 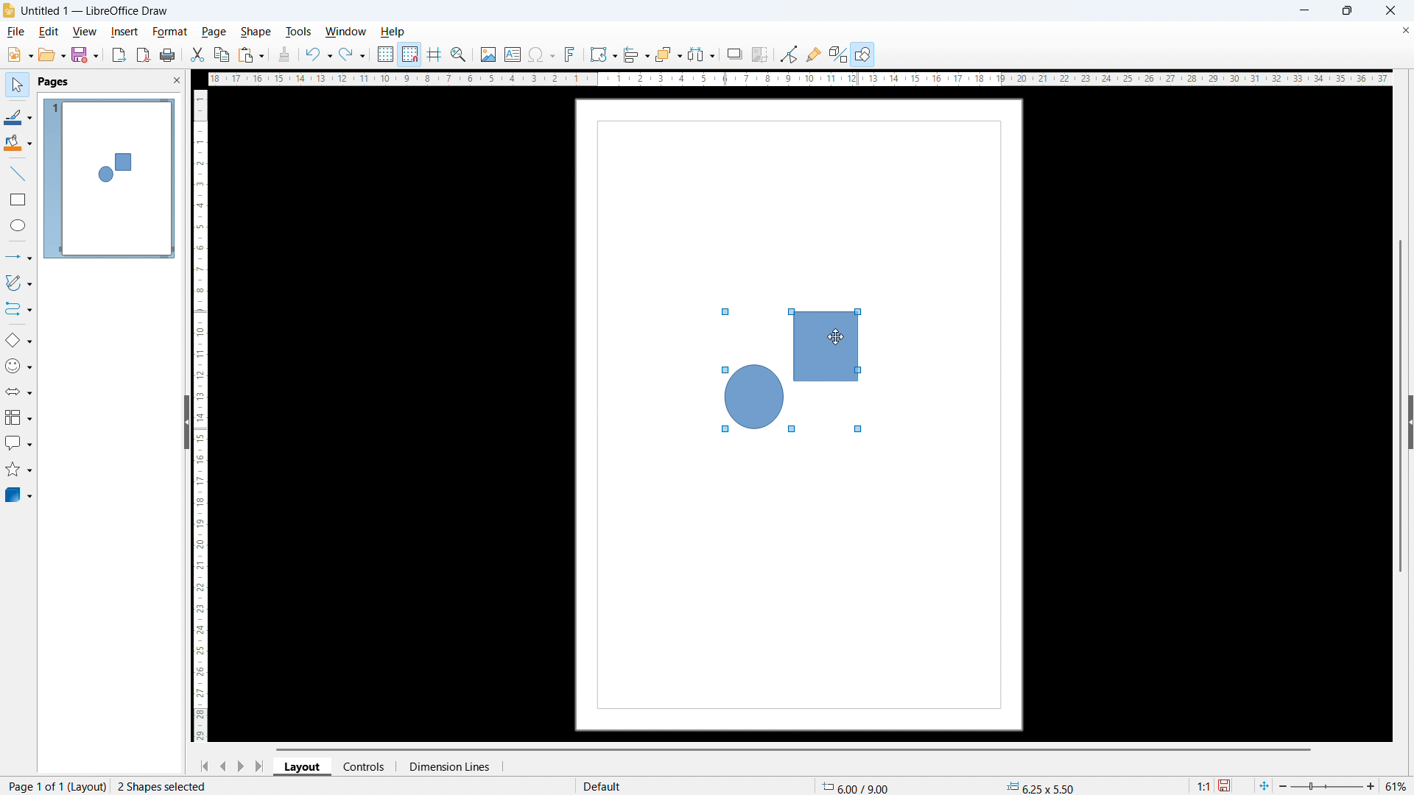 I want to click on go to last page, so click(x=262, y=767).